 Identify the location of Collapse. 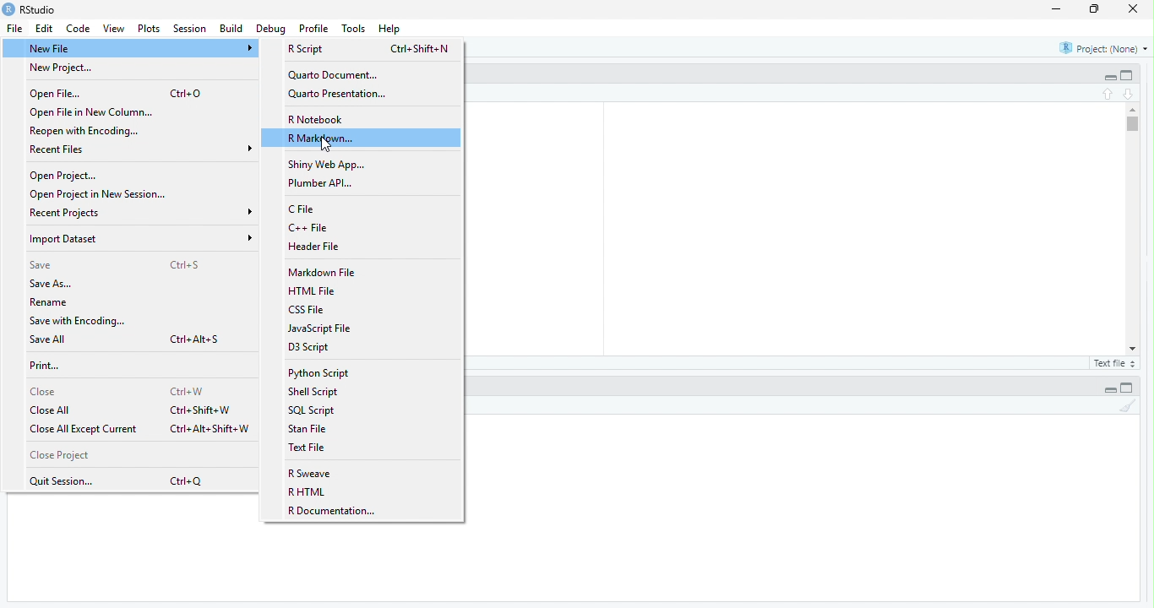
(1110, 78).